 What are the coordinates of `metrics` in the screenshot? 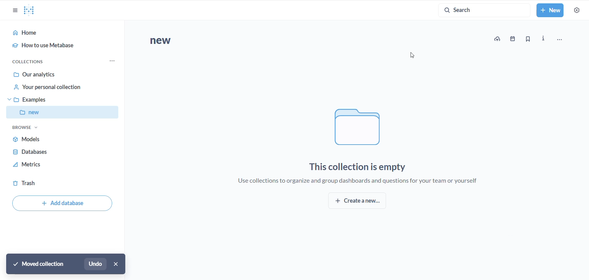 It's located at (45, 166).